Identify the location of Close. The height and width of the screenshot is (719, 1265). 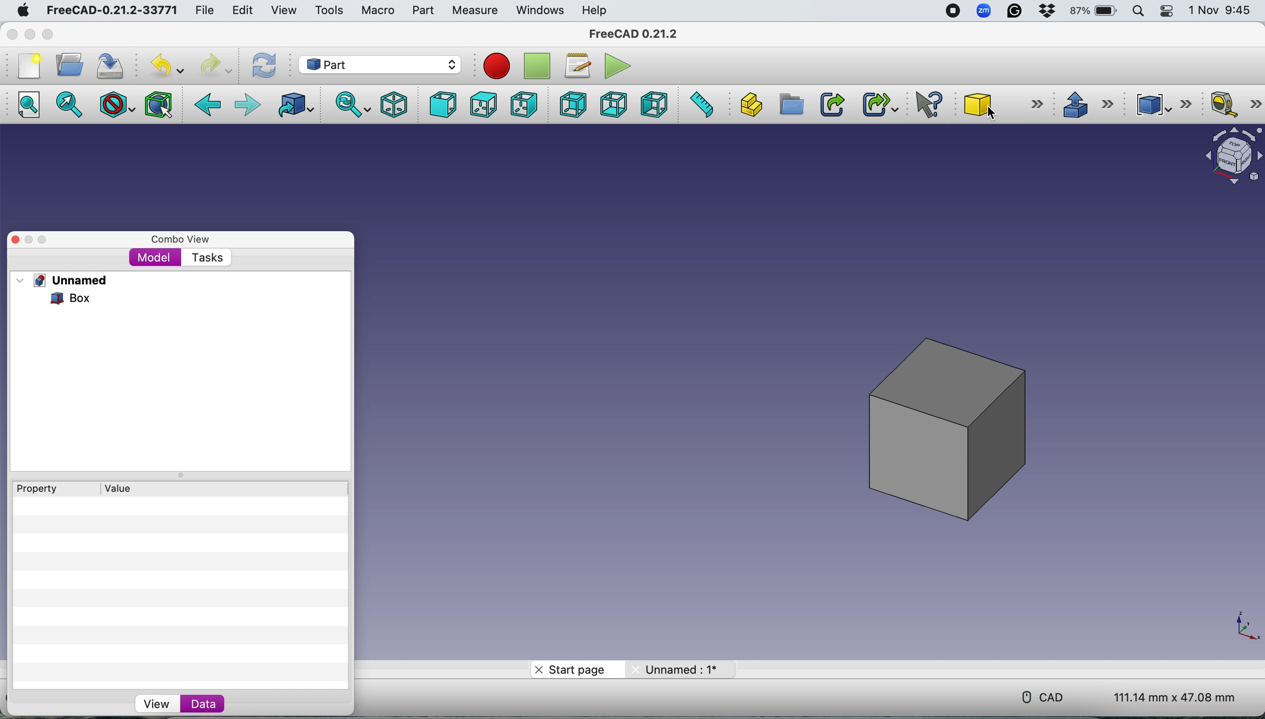
(12, 34).